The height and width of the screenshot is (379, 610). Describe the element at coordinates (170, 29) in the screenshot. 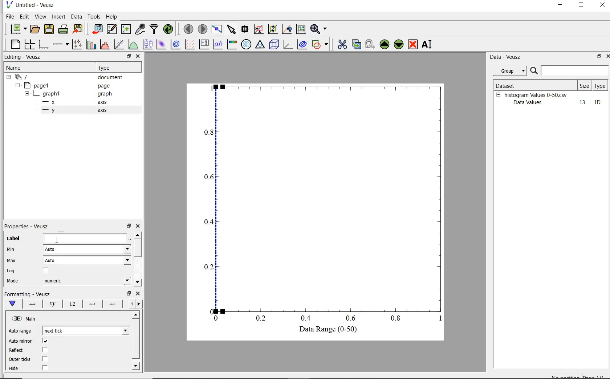

I see `reload linked datasets` at that location.